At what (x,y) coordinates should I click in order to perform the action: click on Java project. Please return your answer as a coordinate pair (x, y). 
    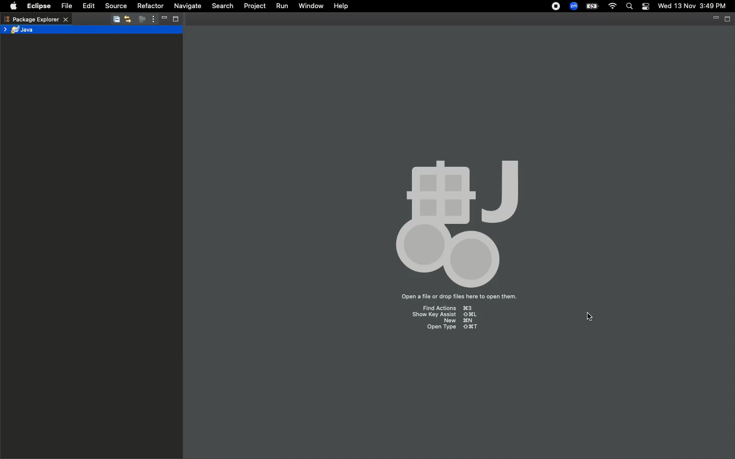
    Looking at the image, I should click on (23, 30).